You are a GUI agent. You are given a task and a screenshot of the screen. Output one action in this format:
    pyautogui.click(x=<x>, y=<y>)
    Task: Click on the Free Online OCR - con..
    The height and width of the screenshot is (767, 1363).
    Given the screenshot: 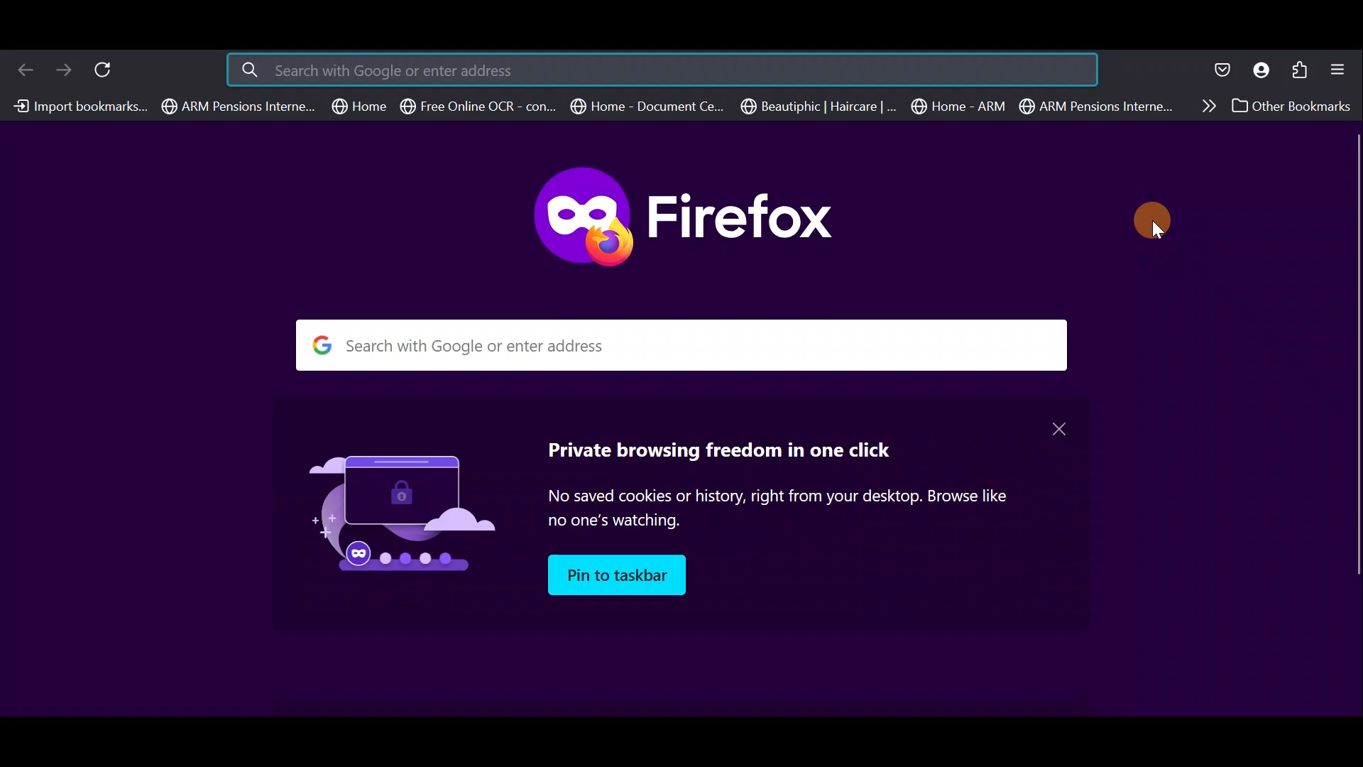 What is the action you would take?
    pyautogui.click(x=476, y=107)
    